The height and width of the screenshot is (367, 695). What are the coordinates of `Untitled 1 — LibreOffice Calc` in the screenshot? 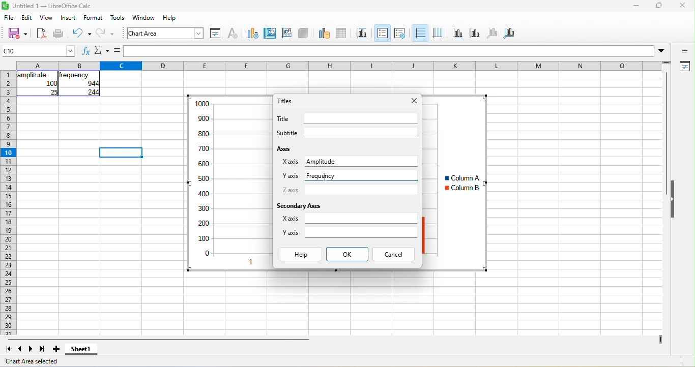 It's located at (52, 6).